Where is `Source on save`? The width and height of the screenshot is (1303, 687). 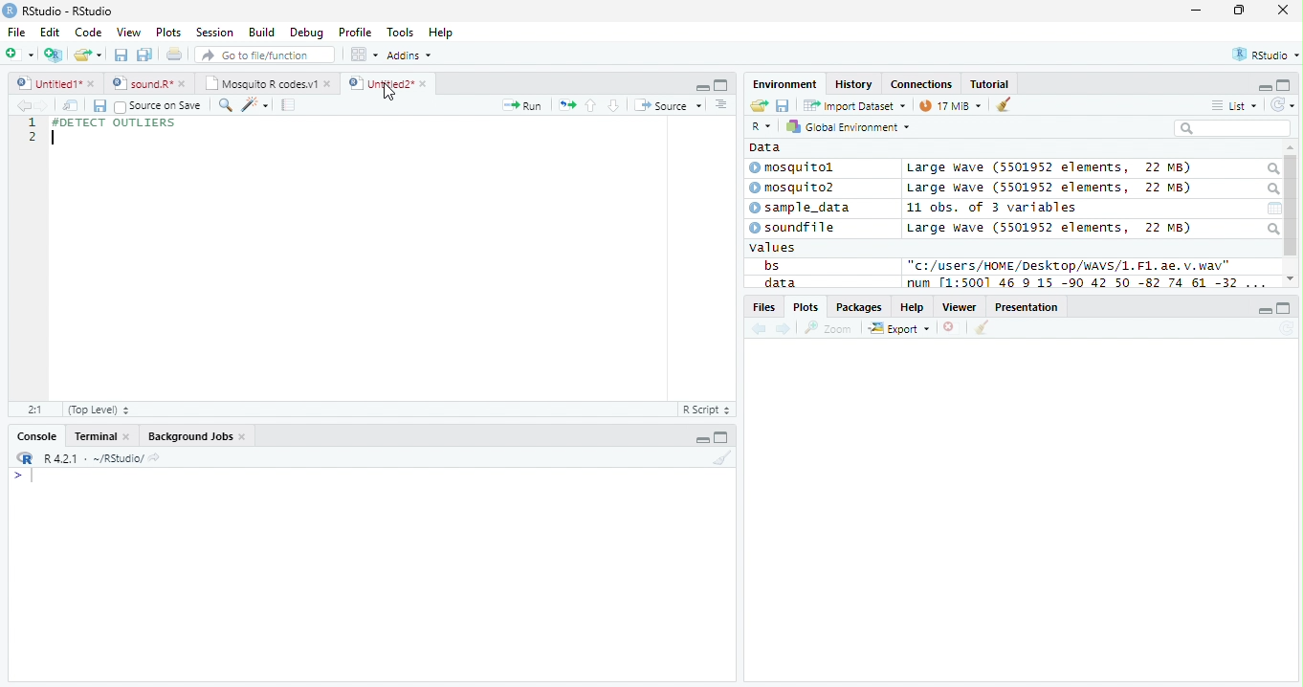
Source on save is located at coordinates (158, 107).